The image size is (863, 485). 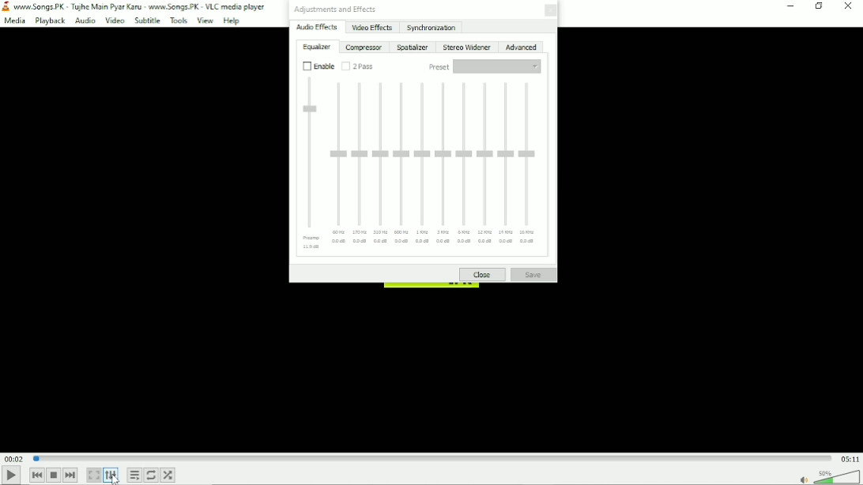 What do you see at coordinates (518, 47) in the screenshot?
I see `Advanced` at bounding box center [518, 47].